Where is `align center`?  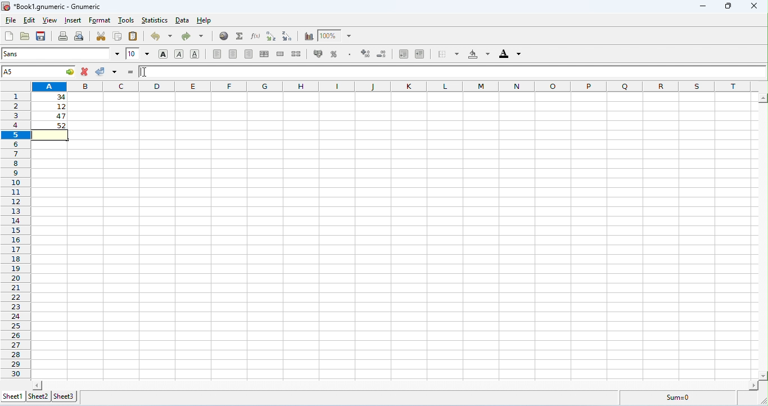 align center is located at coordinates (233, 54).